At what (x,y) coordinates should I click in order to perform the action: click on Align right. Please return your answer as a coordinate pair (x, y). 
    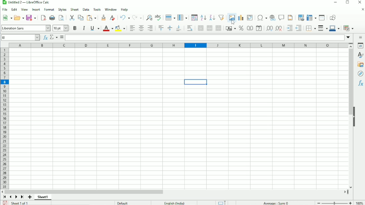
    Looking at the image, I should click on (151, 28).